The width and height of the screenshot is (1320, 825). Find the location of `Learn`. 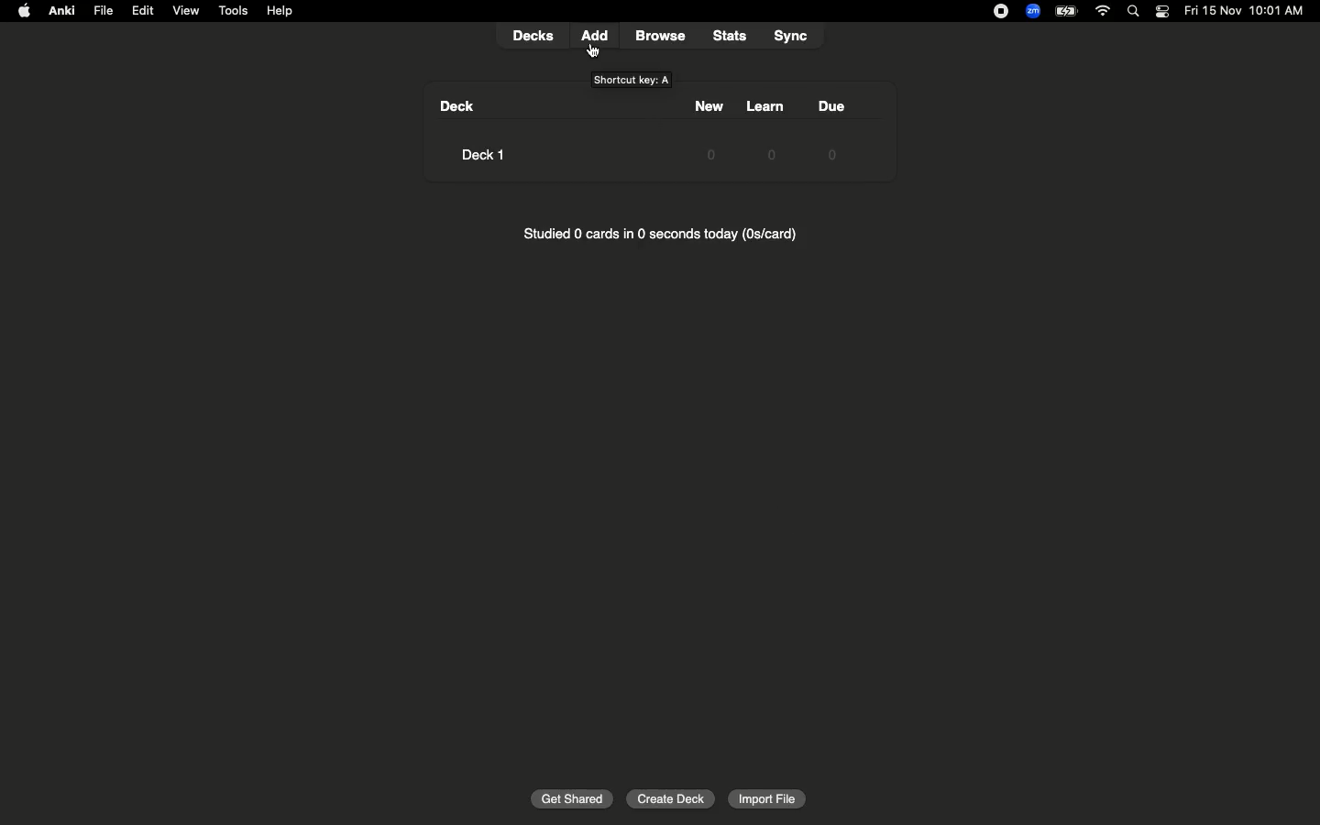

Learn is located at coordinates (766, 132).